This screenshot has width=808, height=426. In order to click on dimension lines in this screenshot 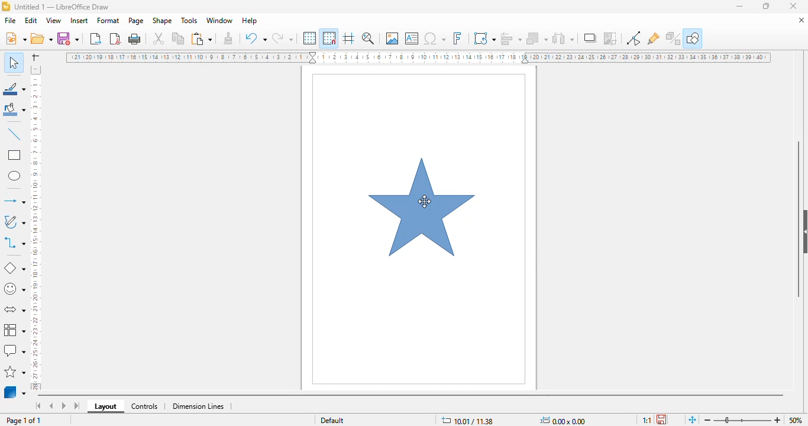, I will do `click(198, 406)`.